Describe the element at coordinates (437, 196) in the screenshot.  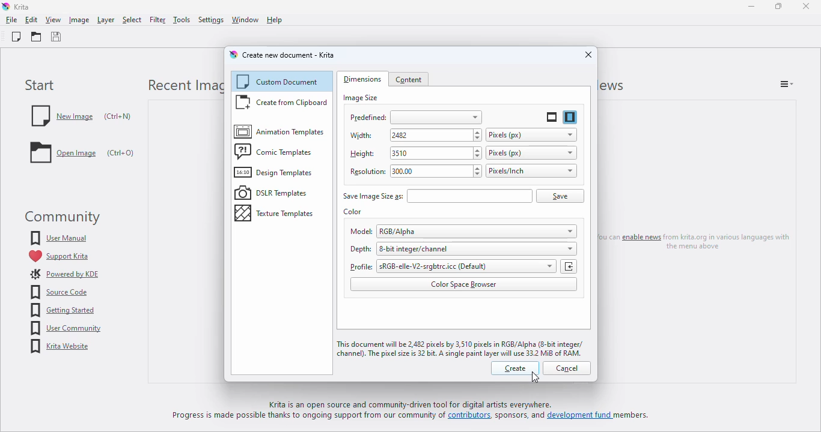
I see `save image size as:` at that location.